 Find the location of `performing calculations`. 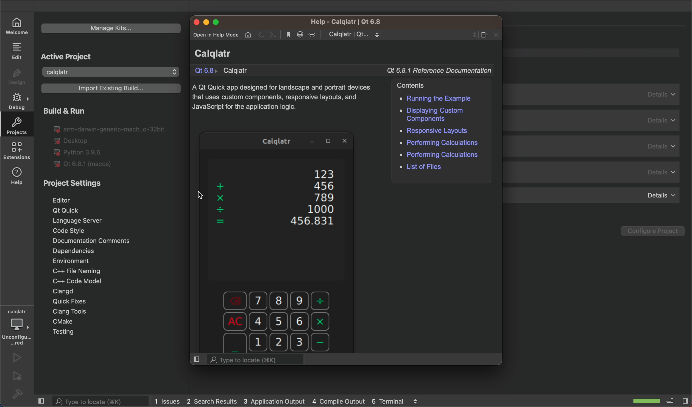

performing calculations is located at coordinates (438, 142).